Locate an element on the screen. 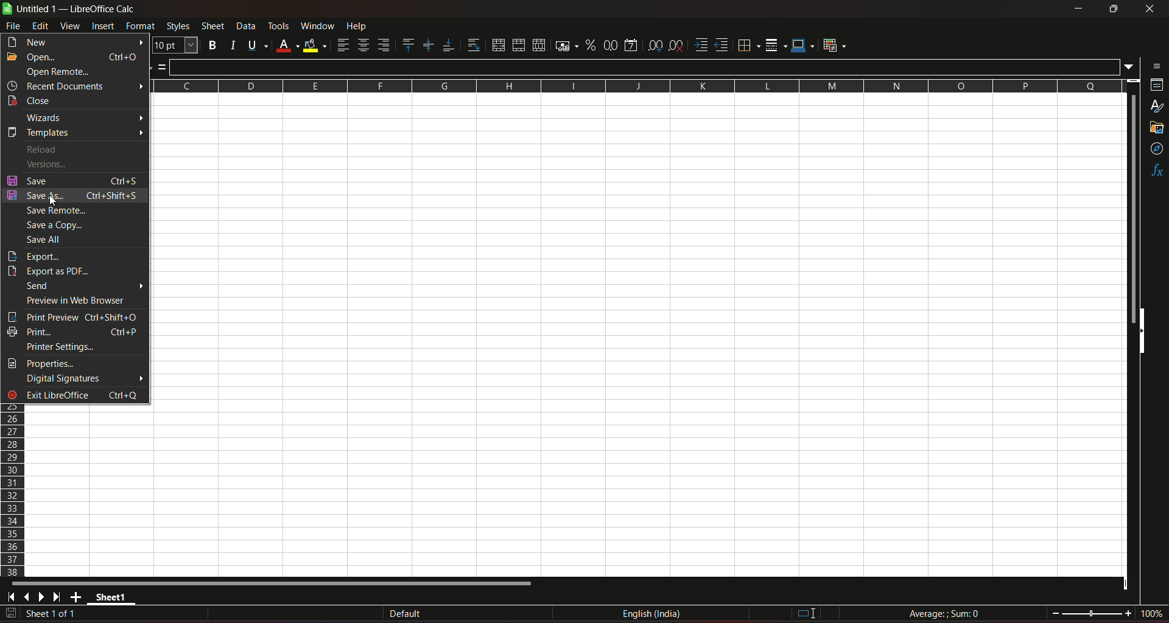 Image resolution: width=1169 pixels, height=623 pixels. increase indent is located at coordinates (700, 44).